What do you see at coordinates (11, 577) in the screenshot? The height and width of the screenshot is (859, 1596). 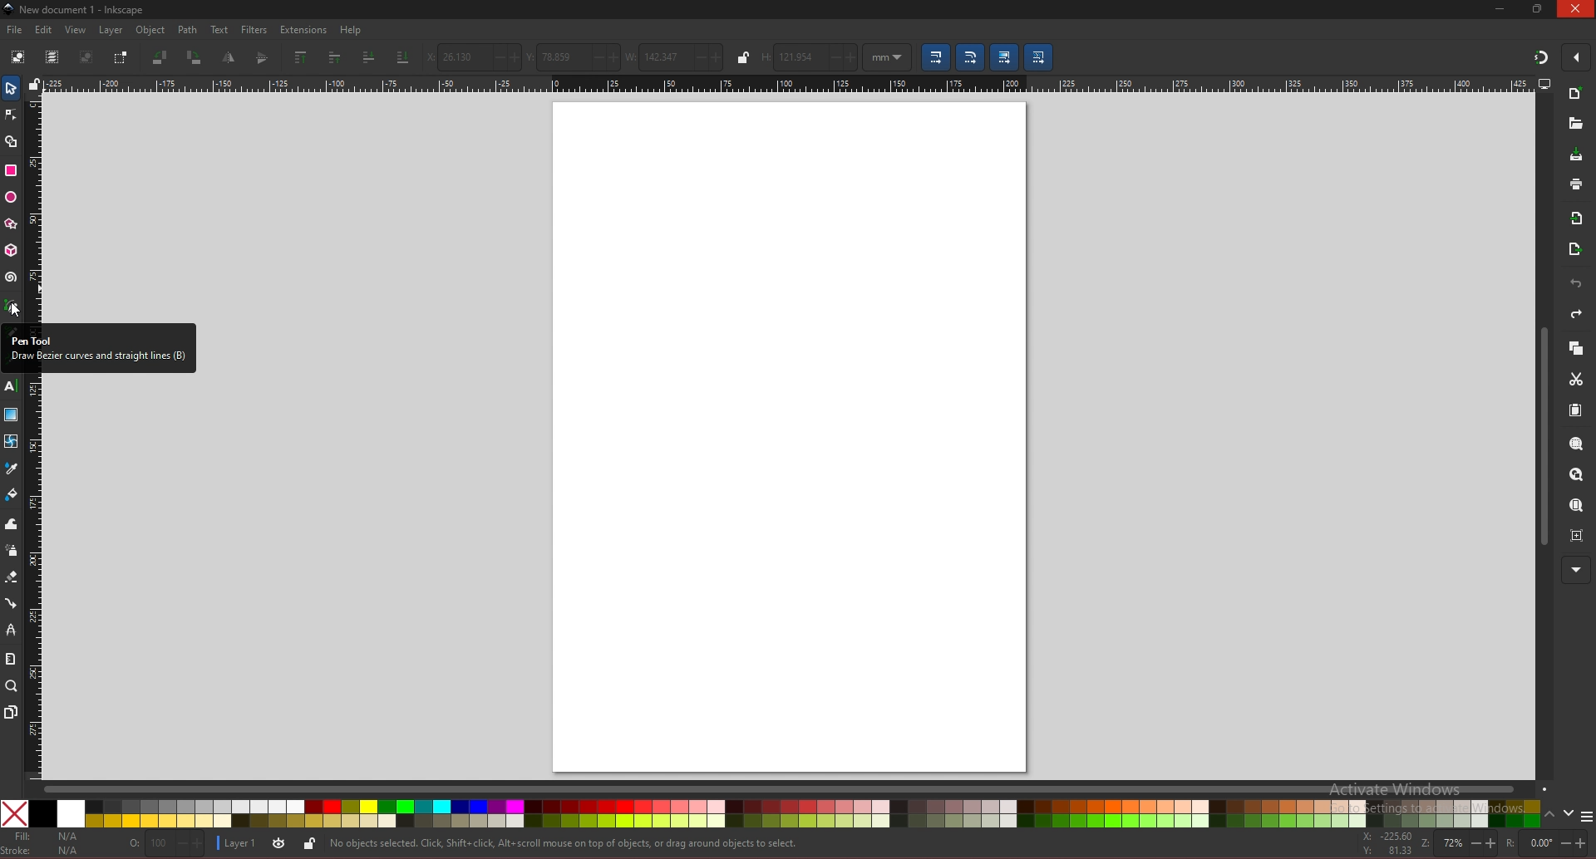 I see `eraser` at bounding box center [11, 577].